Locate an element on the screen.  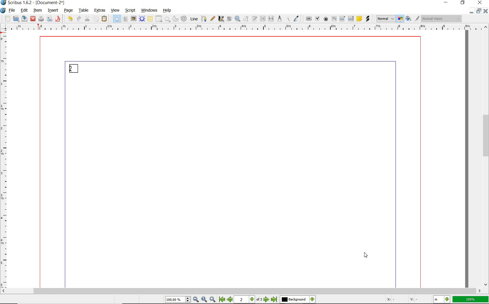
pdf text field is located at coordinates (334, 19).